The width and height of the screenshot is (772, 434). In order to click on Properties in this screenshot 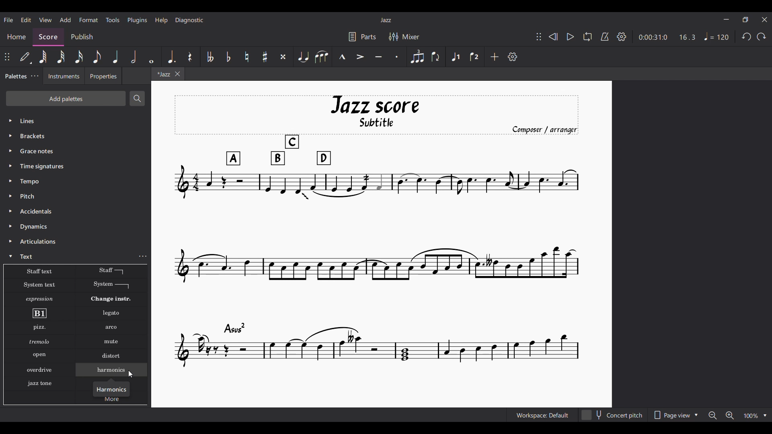, I will do `click(105, 78)`.